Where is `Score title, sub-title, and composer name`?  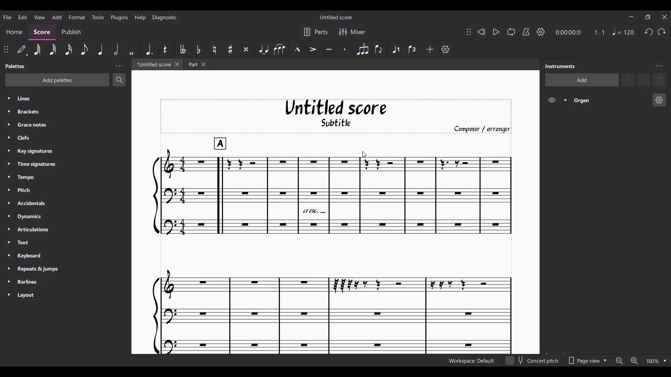 Score title, sub-title, and composer name is located at coordinates (336, 116).